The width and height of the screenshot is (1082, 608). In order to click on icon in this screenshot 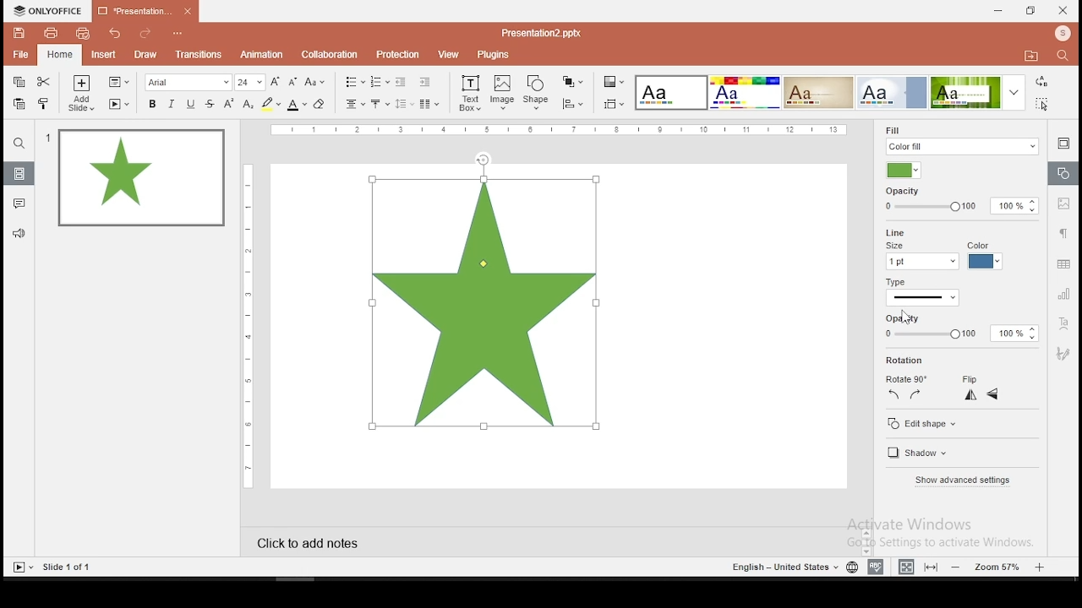, I will do `click(48, 11)`.